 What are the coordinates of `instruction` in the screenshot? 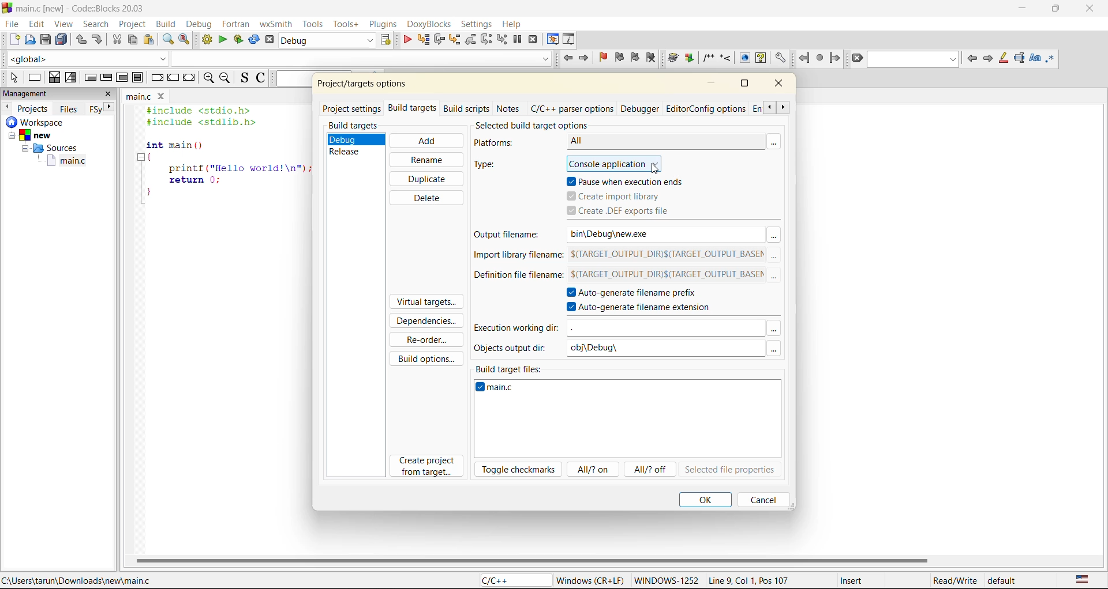 It's located at (35, 77).